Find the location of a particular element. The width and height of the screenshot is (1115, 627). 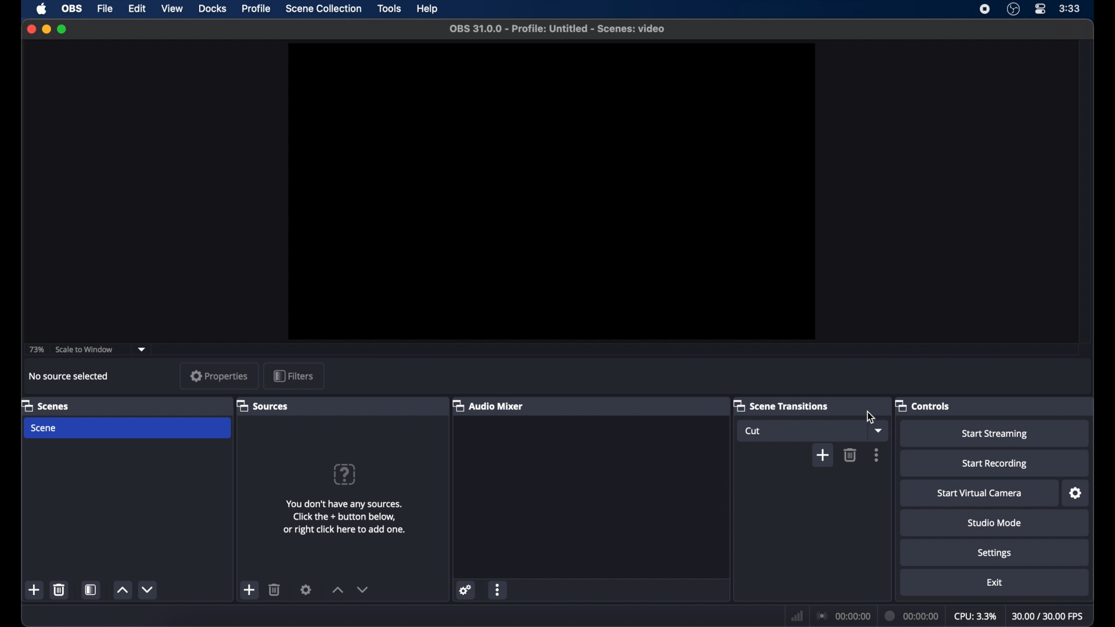

question mark icon is located at coordinates (346, 474).